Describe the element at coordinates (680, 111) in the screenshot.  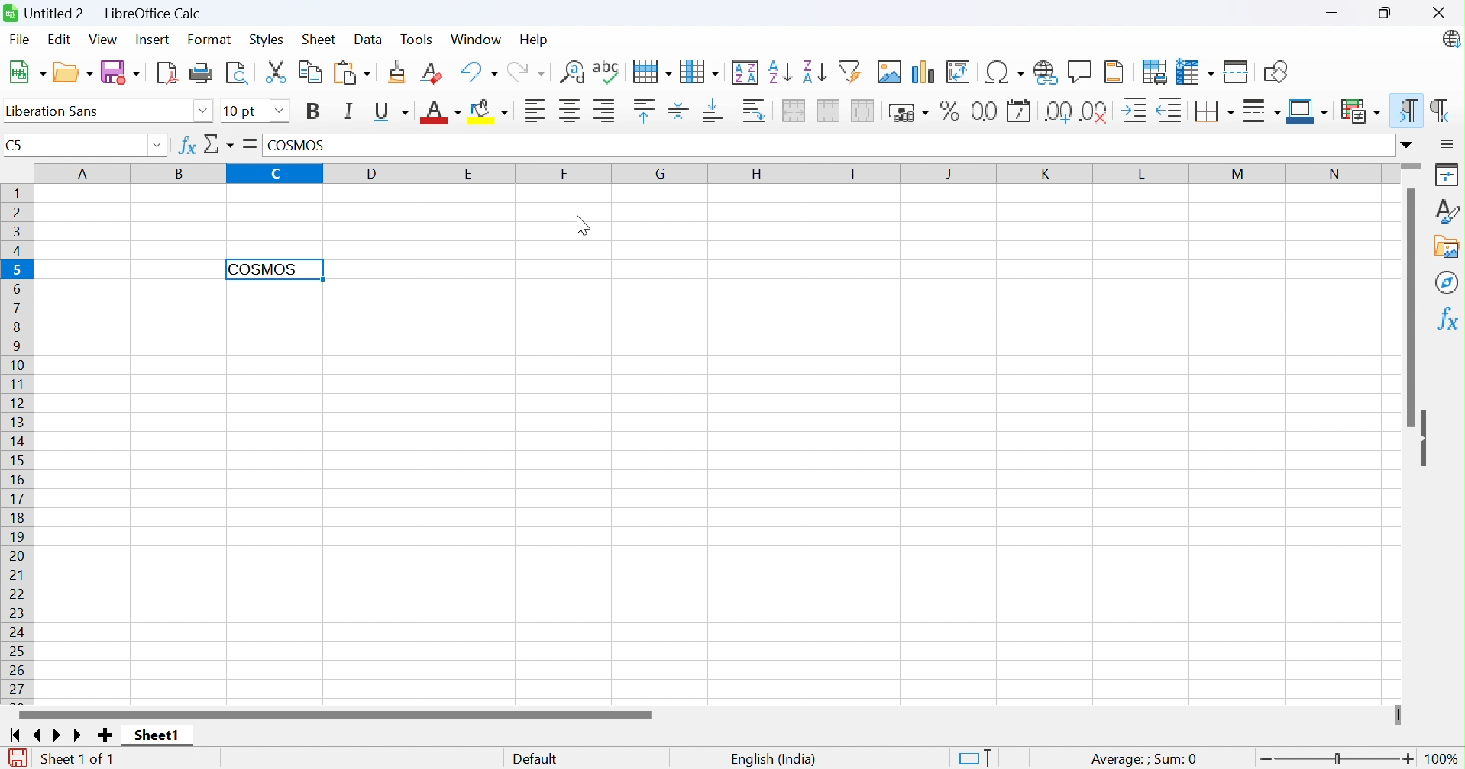
I see `Align vertically` at that location.